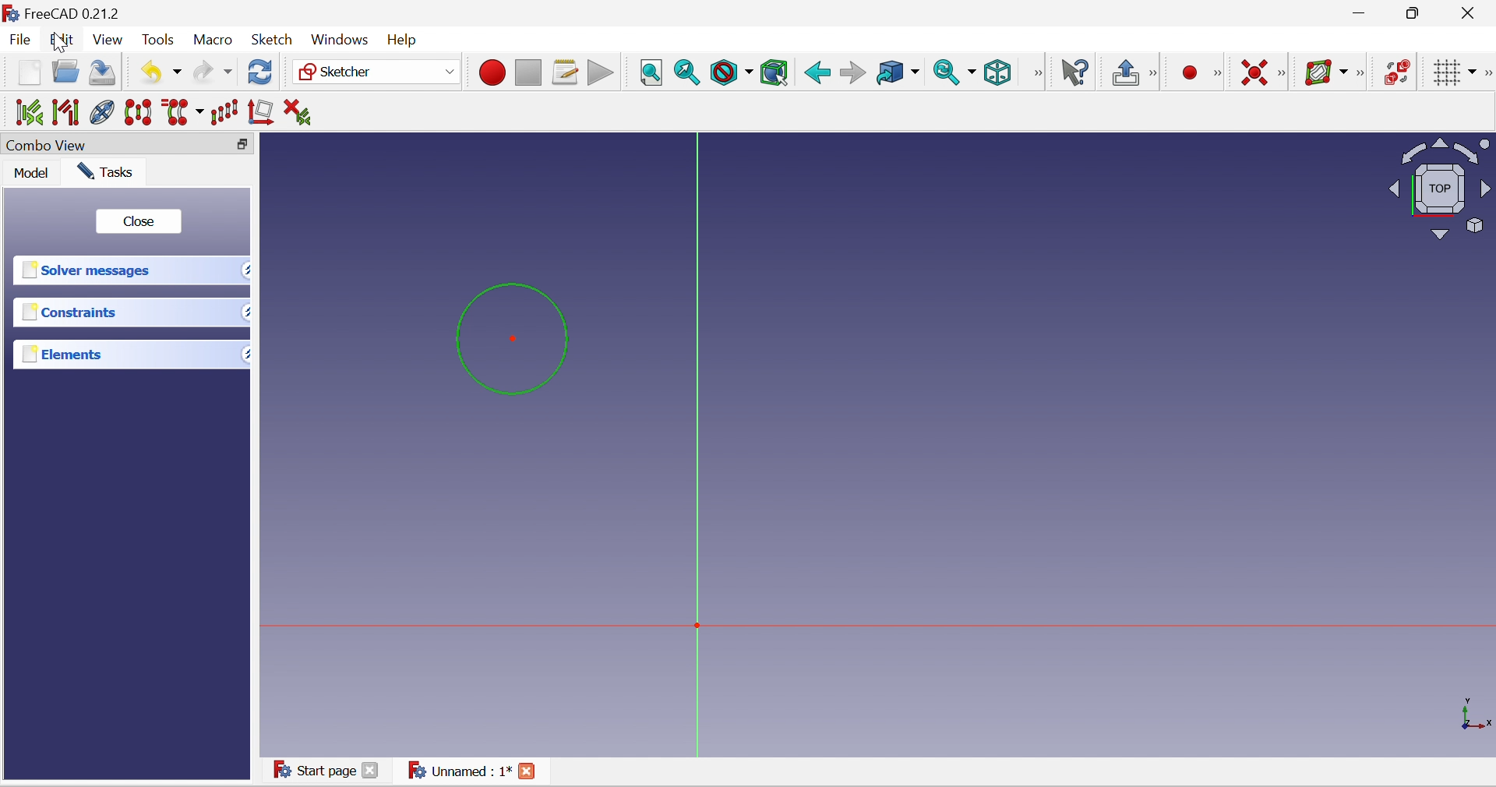 The width and height of the screenshot is (1496, 787). I want to click on Solver messages, so click(85, 270).